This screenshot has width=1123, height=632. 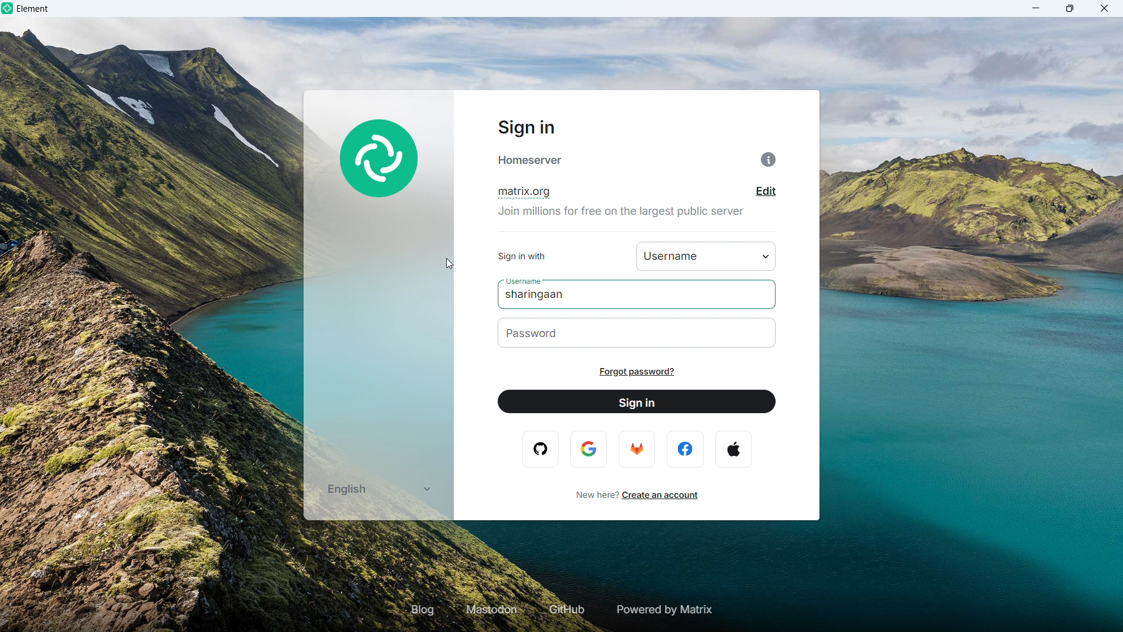 What do you see at coordinates (380, 160) in the screenshot?
I see `element Logo ` at bounding box center [380, 160].